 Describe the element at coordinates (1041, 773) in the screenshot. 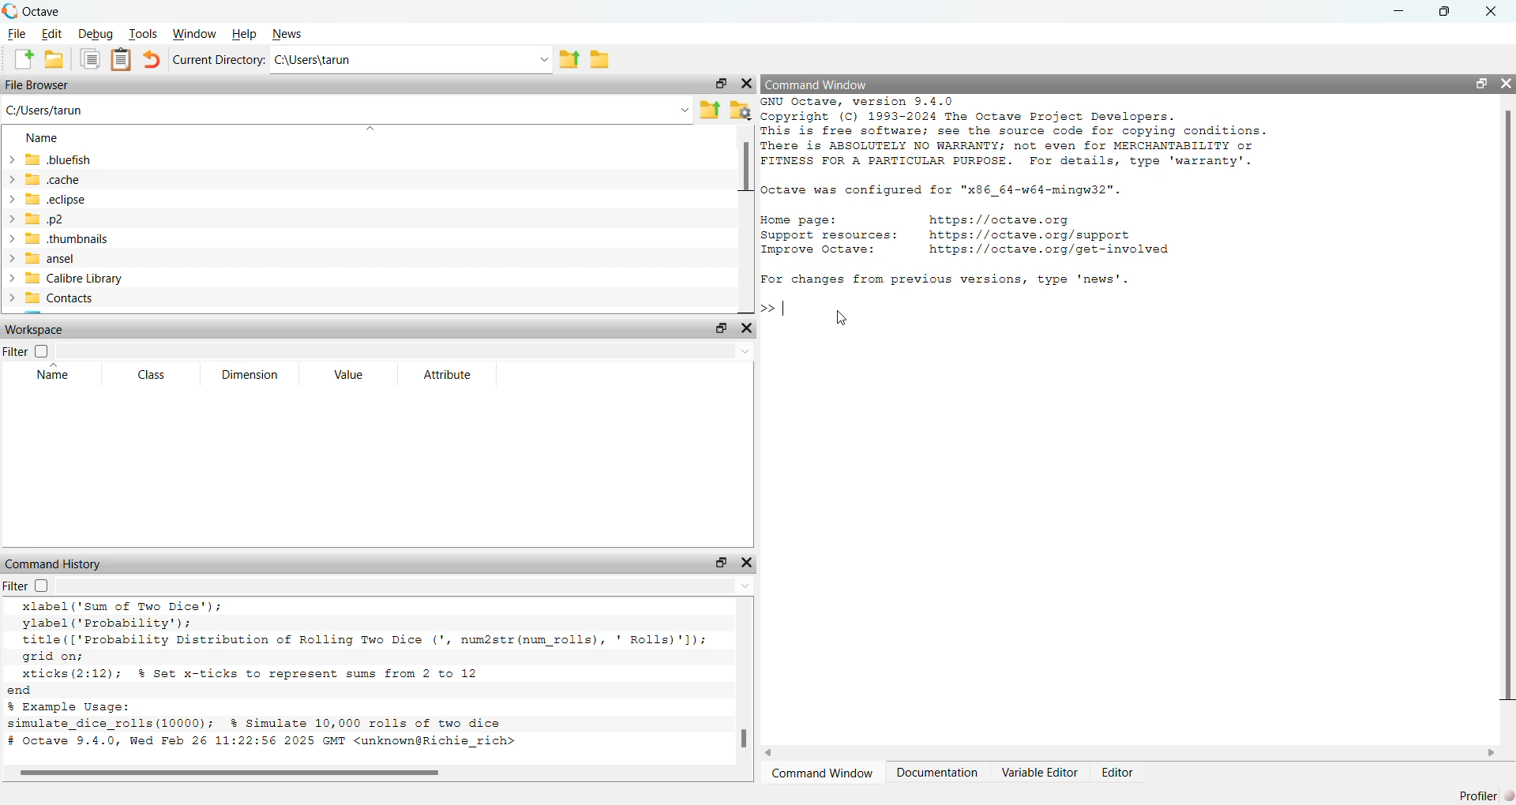

I see `Variable Editor` at that location.